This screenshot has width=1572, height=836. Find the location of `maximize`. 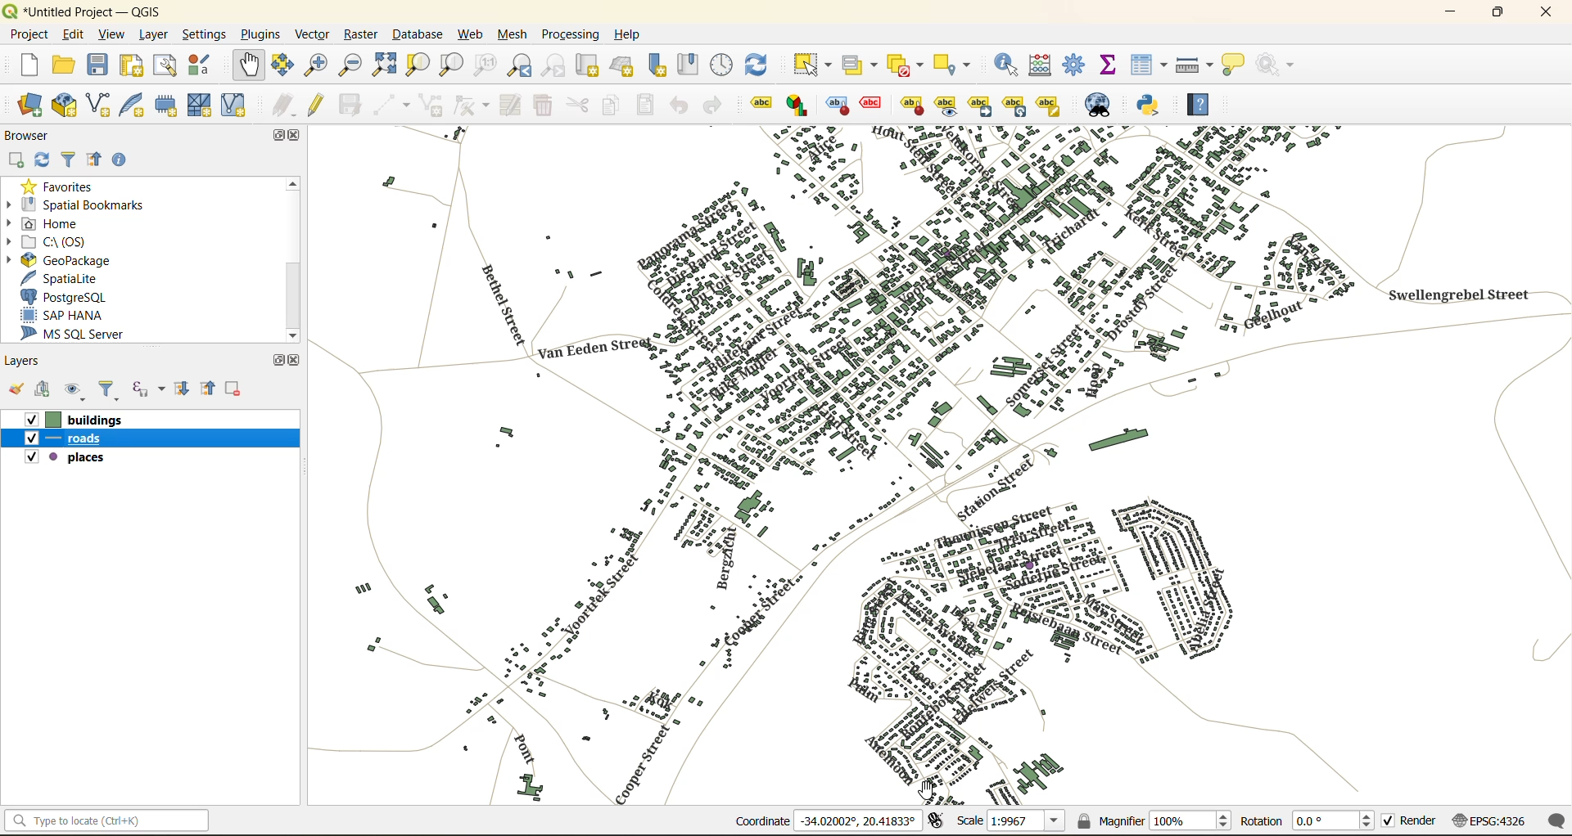

maximize is located at coordinates (1497, 16).